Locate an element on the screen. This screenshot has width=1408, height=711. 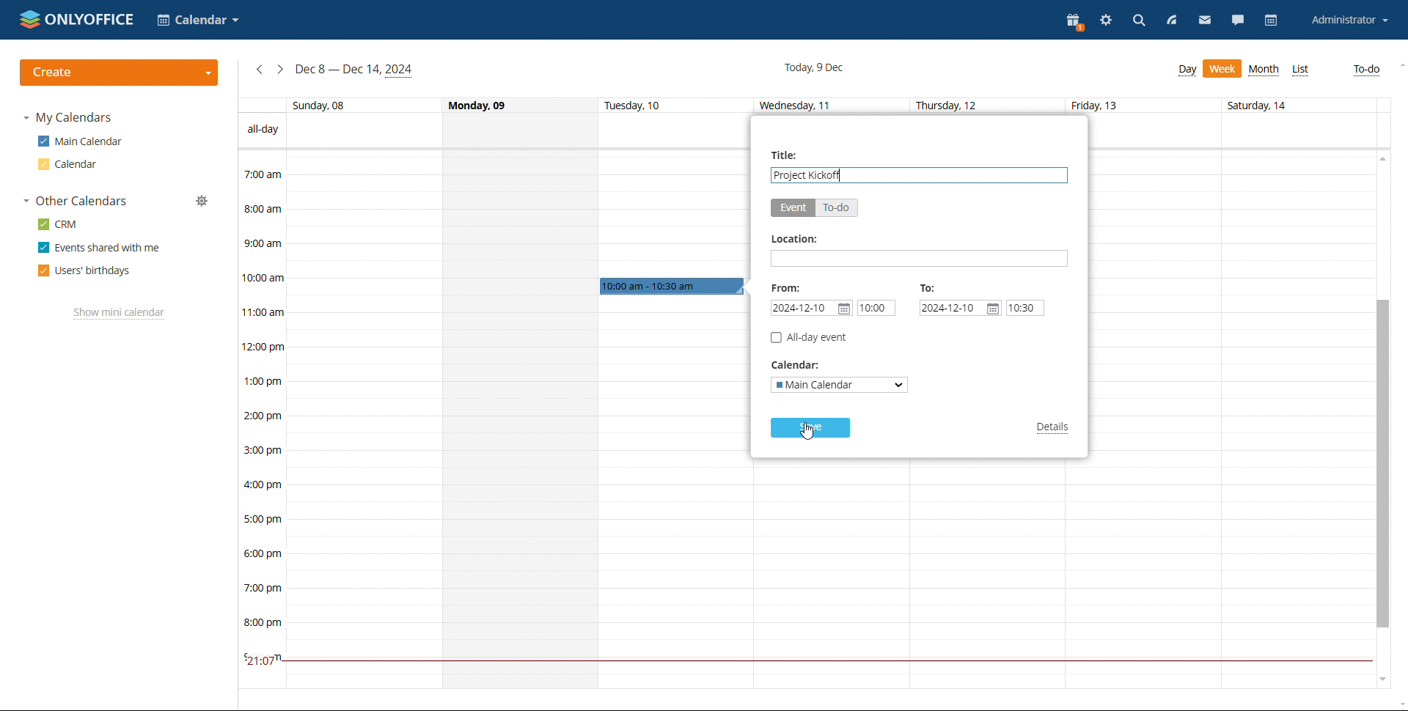
other calendars is located at coordinates (75, 202).